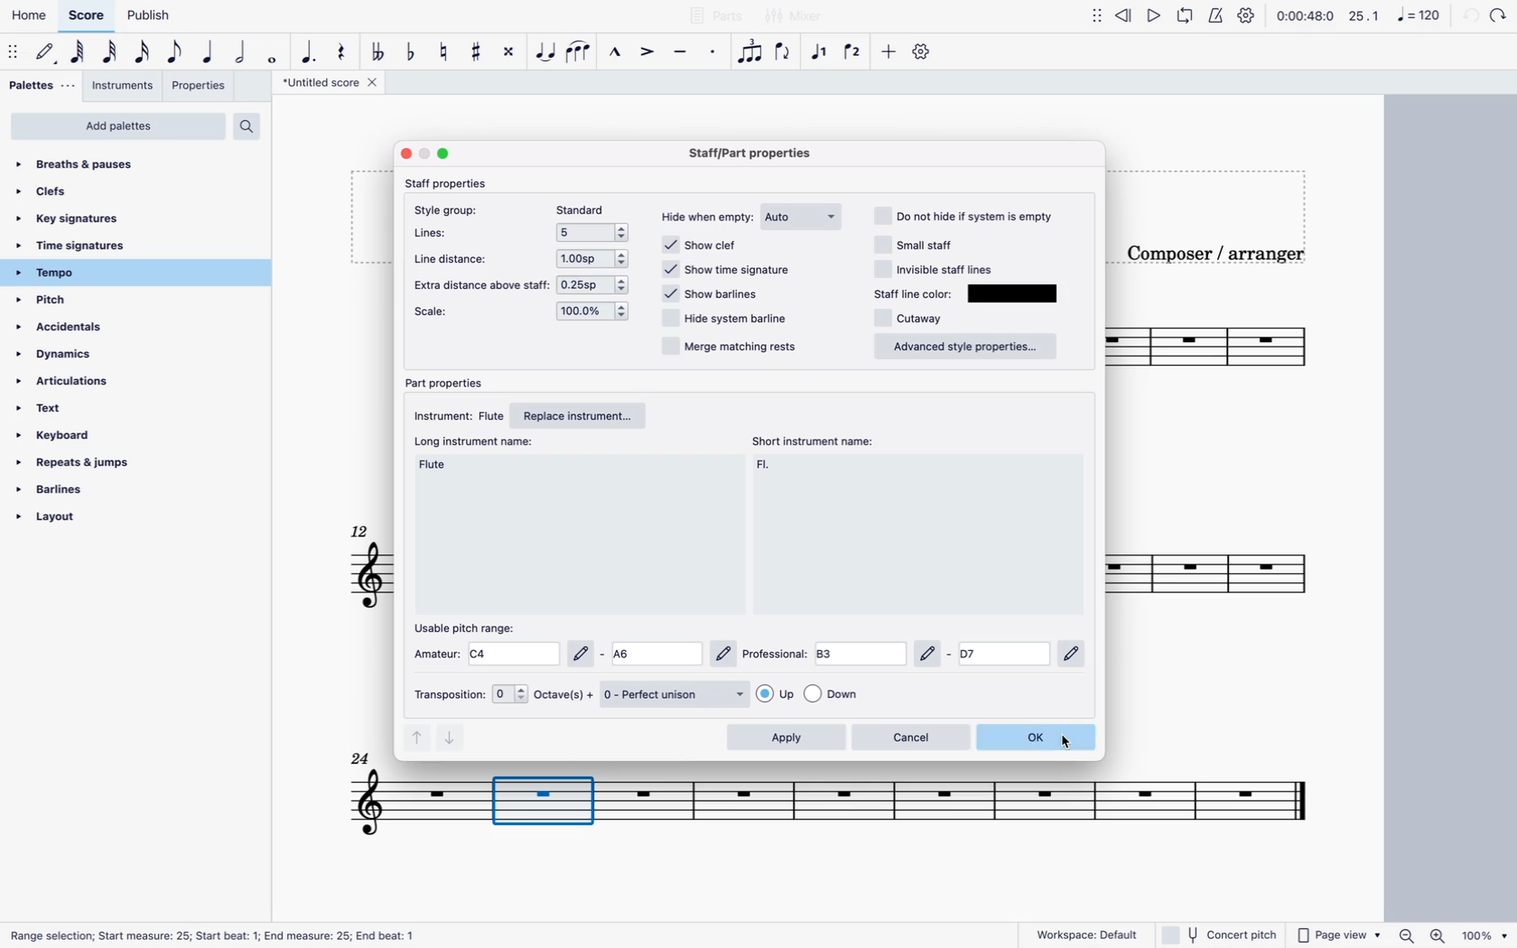 Image resolution: width=1517 pixels, height=948 pixels. I want to click on more, so click(890, 52).